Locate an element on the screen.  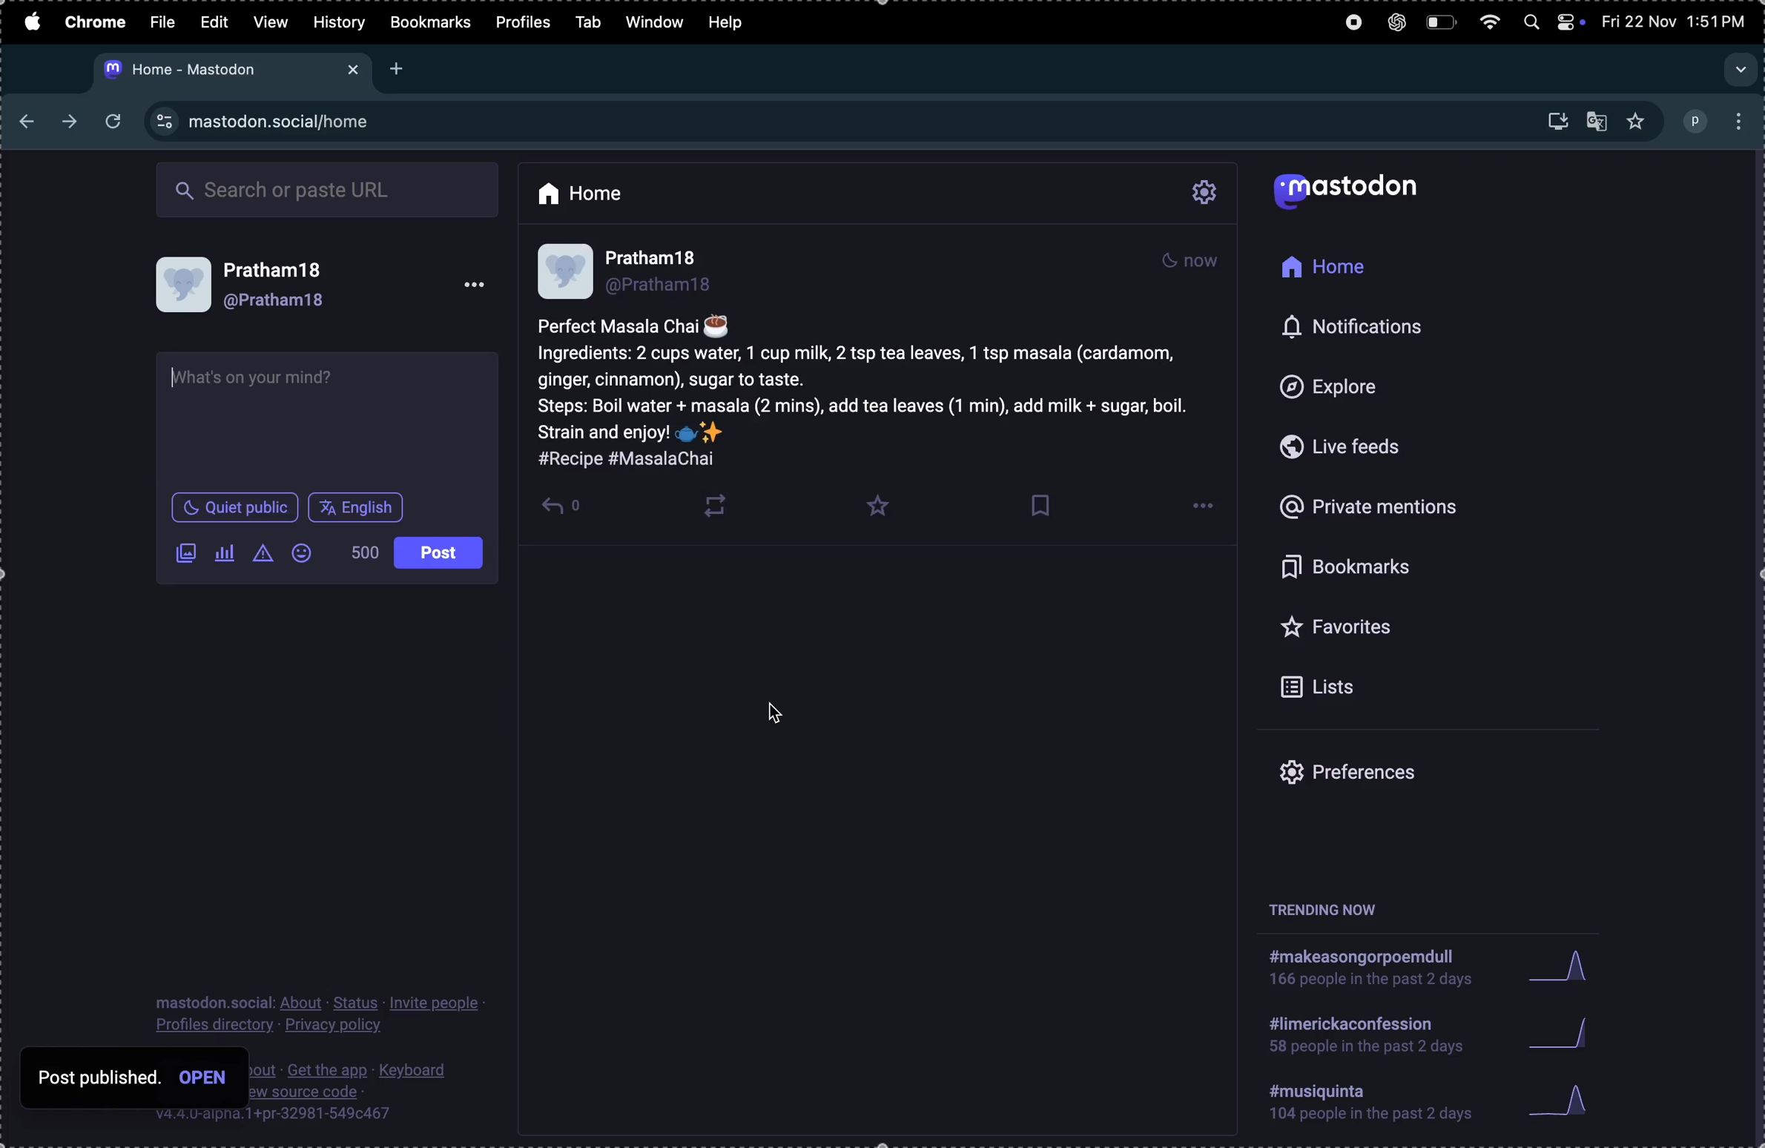
post of recipe is located at coordinates (888, 386).